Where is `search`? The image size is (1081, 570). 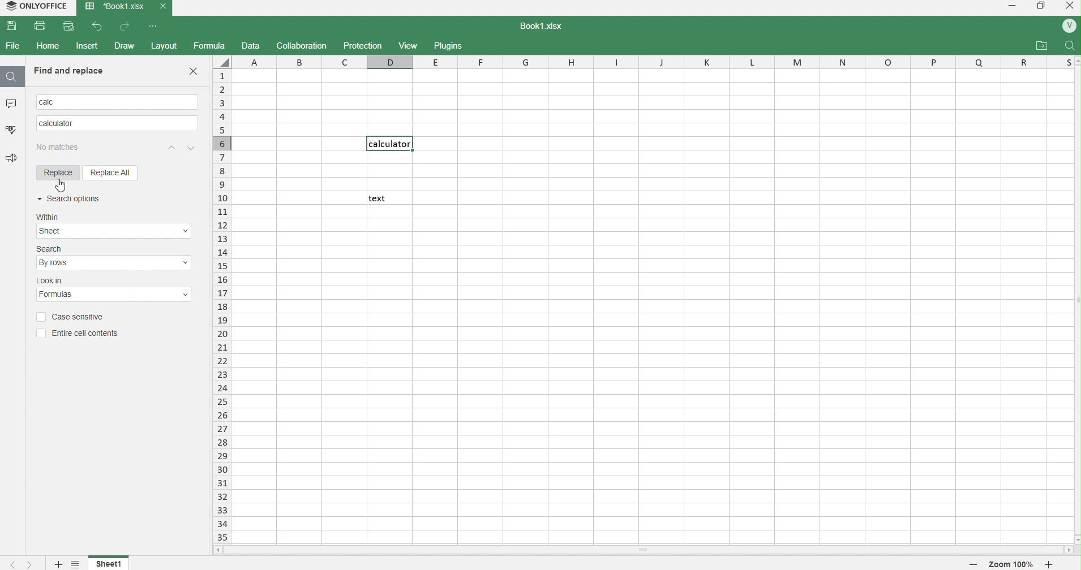
search is located at coordinates (1071, 45).